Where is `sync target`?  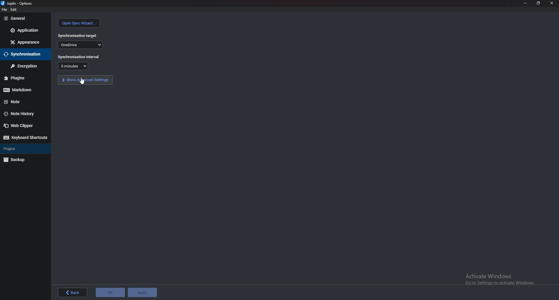 sync target is located at coordinates (78, 36).